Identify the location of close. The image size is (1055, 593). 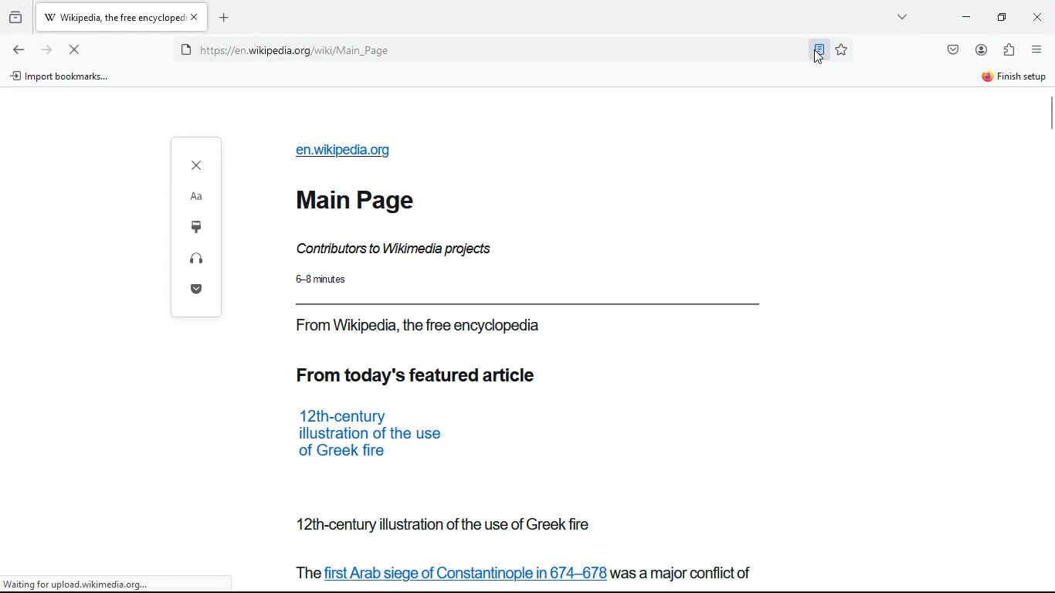
(1038, 17).